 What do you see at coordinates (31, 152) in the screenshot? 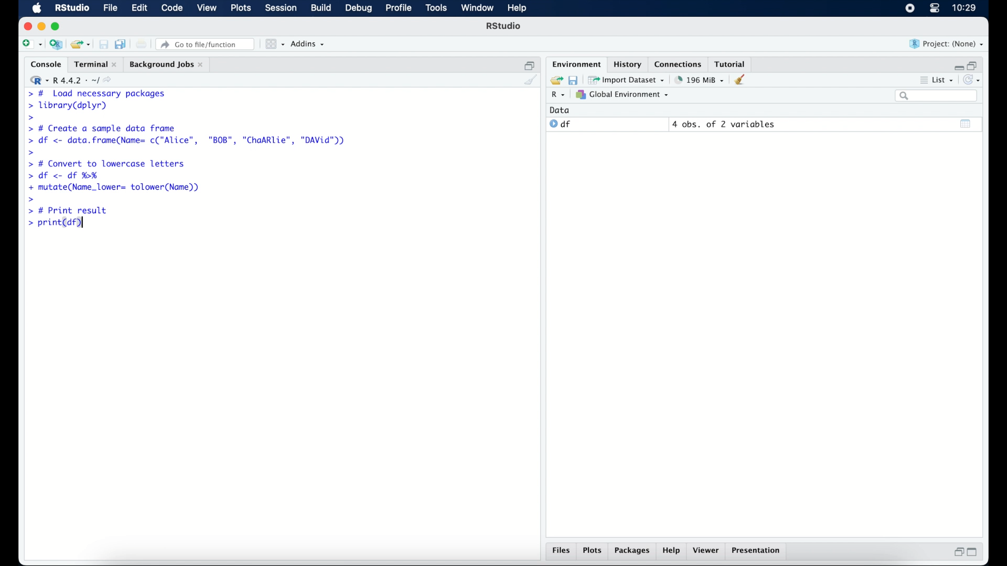
I see `command prompt` at bounding box center [31, 152].